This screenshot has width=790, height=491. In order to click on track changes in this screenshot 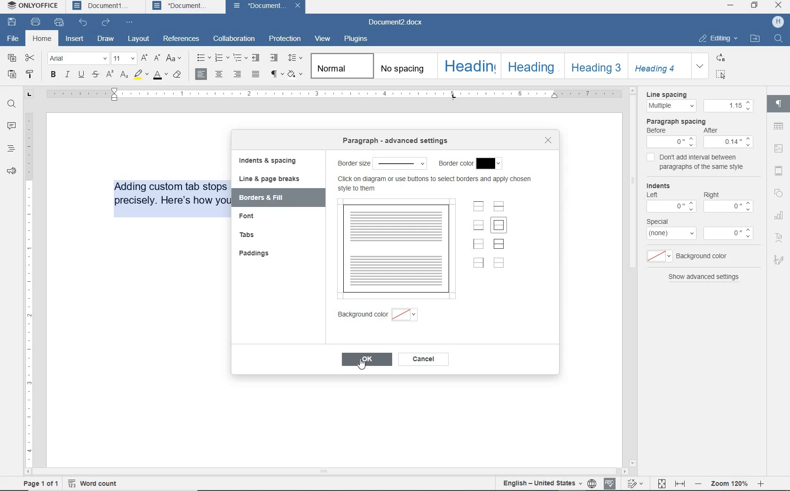, I will do `click(637, 483)`.